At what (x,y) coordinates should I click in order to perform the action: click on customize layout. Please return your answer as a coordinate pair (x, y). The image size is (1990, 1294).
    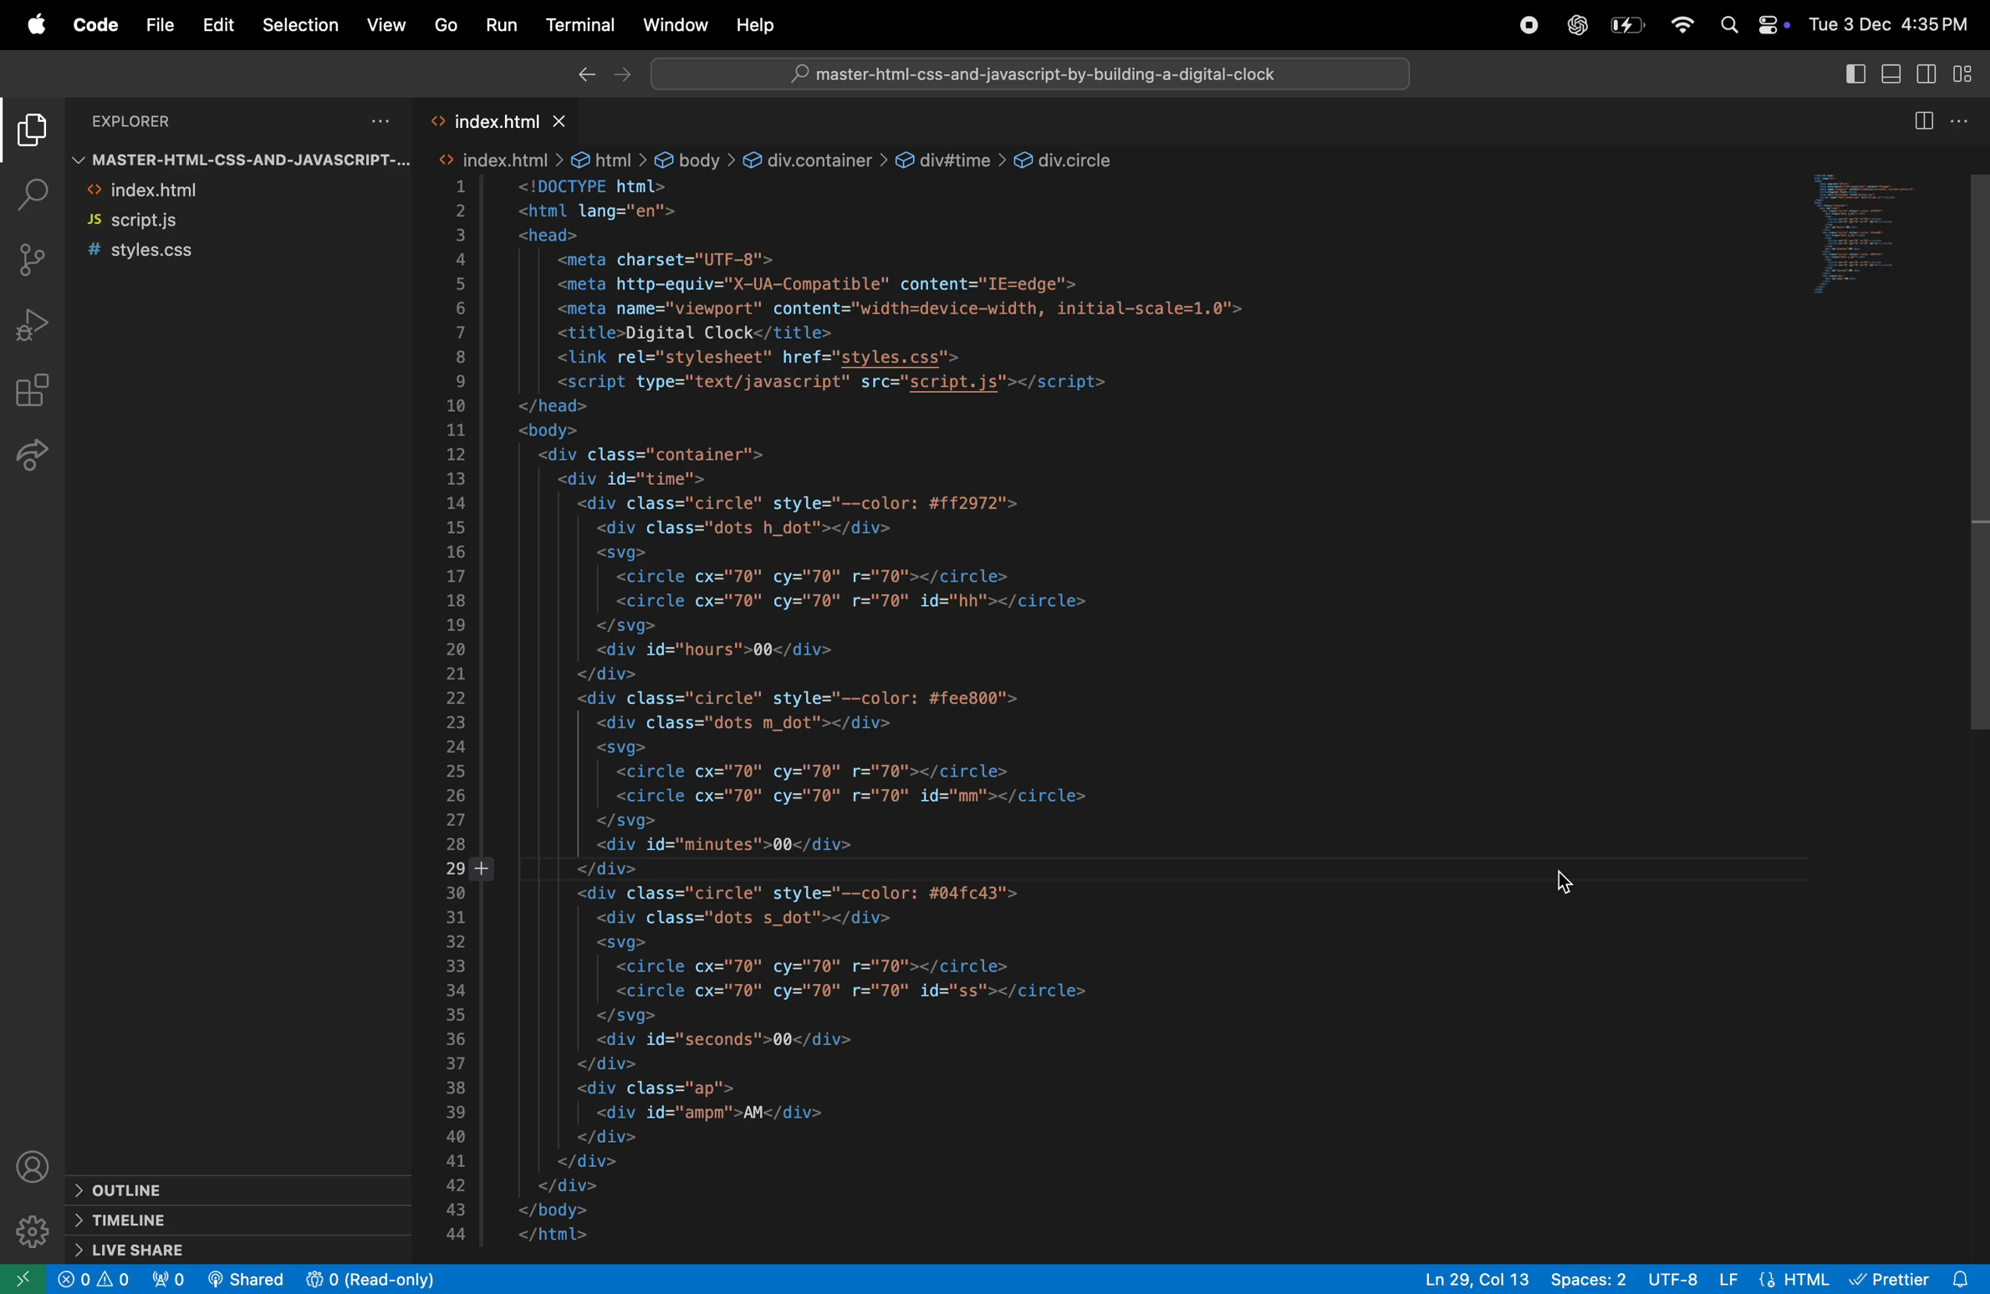
    Looking at the image, I should click on (1970, 72).